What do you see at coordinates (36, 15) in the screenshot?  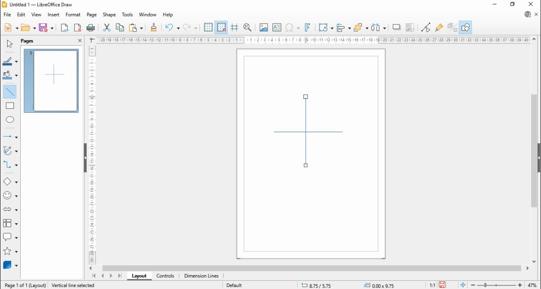 I see `view` at bounding box center [36, 15].